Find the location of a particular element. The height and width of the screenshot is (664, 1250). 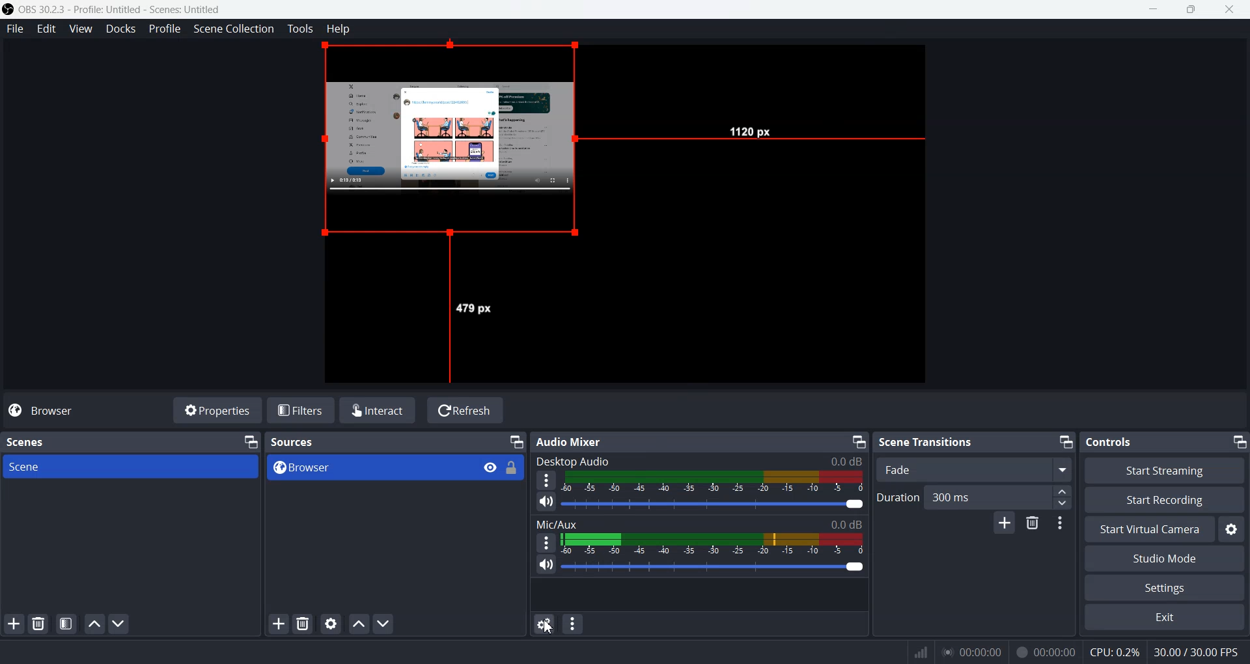

Move sources down is located at coordinates (384, 624).